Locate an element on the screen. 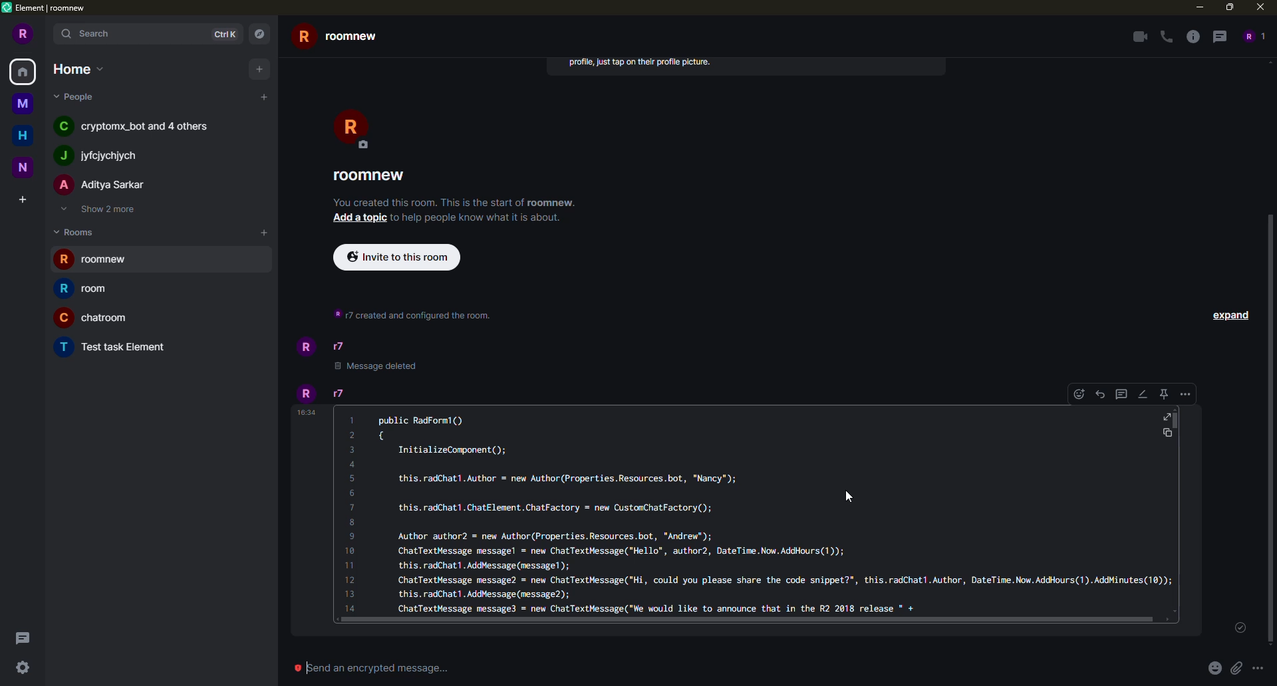 The height and width of the screenshot is (686, 1277). profile is located at coordinates (23, 34).